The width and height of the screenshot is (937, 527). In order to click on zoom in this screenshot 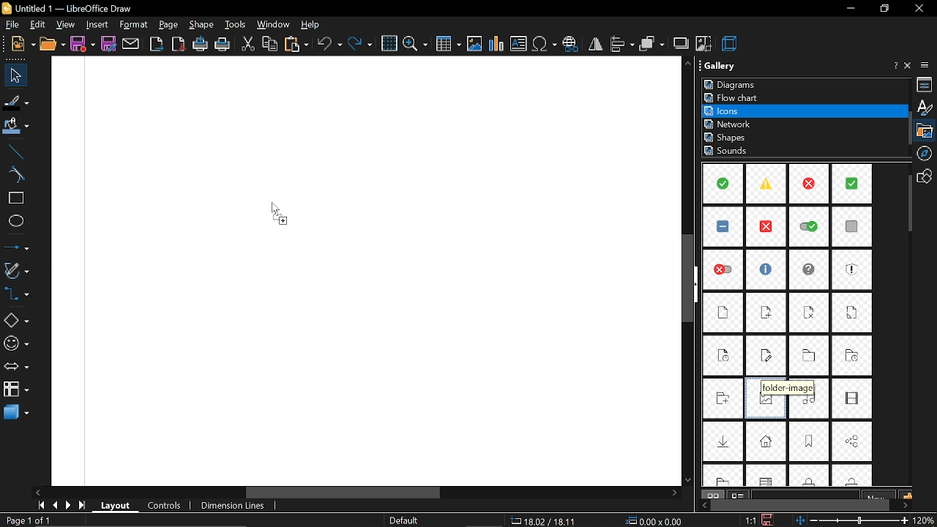, I will do `click(415, 45)`.